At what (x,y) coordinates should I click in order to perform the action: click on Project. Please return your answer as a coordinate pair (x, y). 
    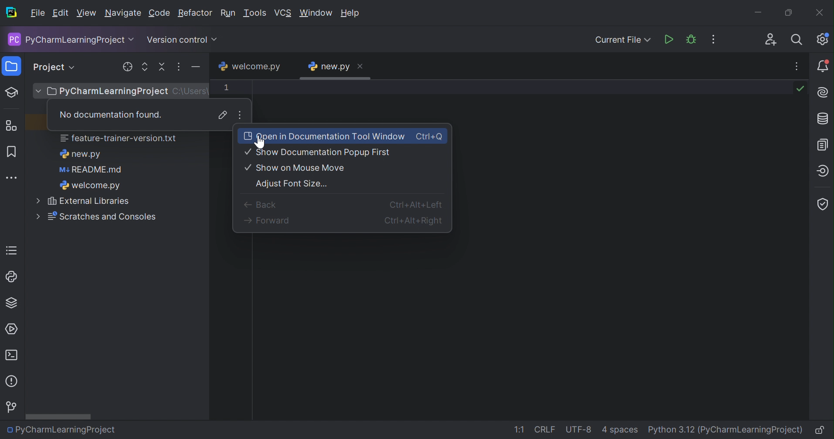
    Looking at the image, I should click on (48, 66).